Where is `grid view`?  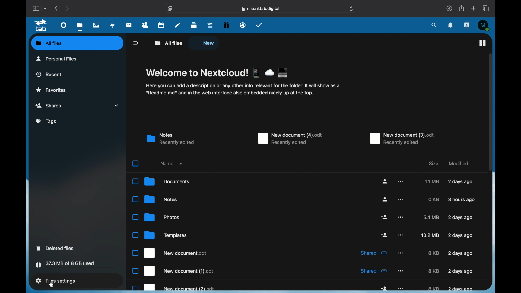 grid view is located at coordinates (482, 43).